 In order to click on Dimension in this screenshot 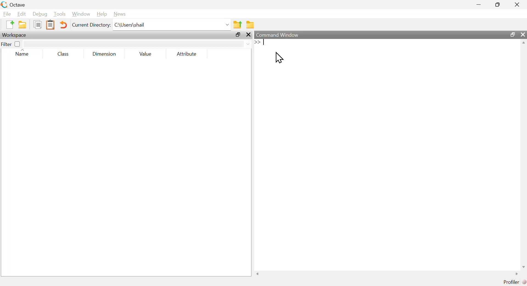, I will do `click(105, 55)`.